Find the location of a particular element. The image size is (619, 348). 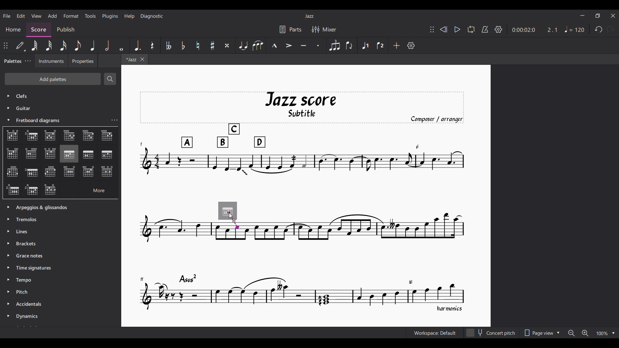

Current tab is located at coordinates (130, 59).